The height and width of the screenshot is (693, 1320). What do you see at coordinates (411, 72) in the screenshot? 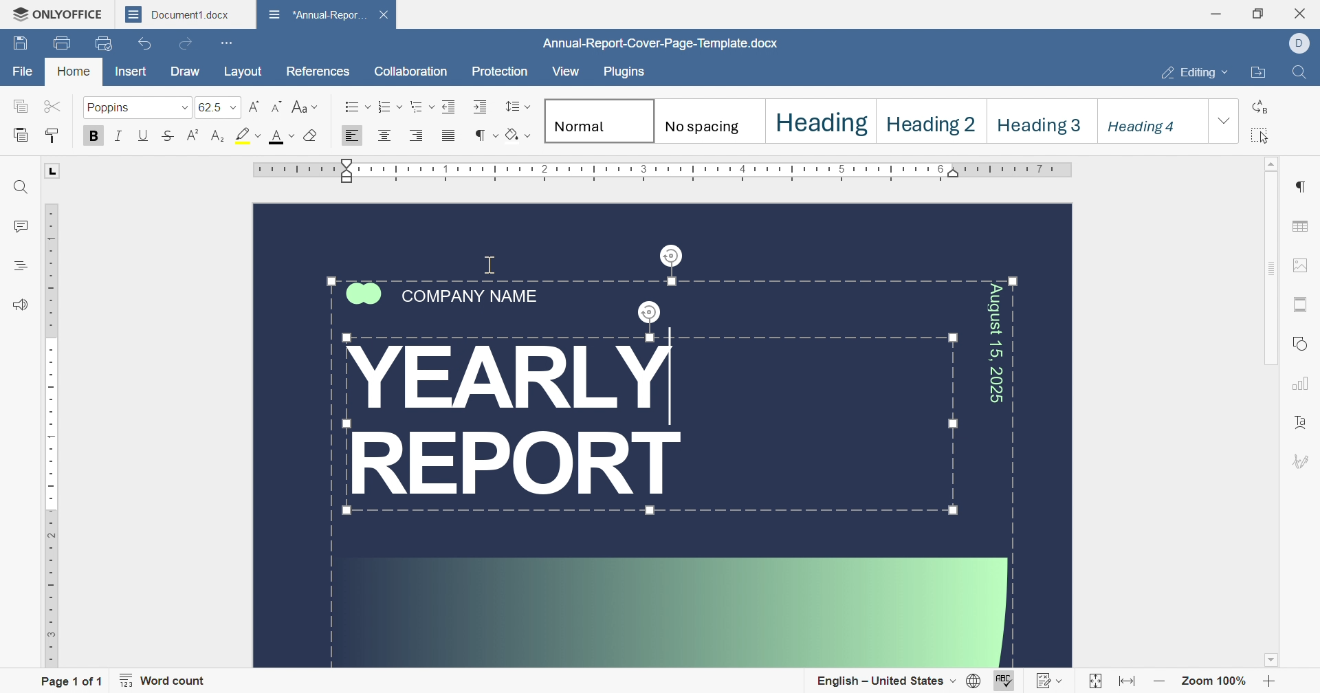
I see `collaboration` at bounding box center [411, 72].